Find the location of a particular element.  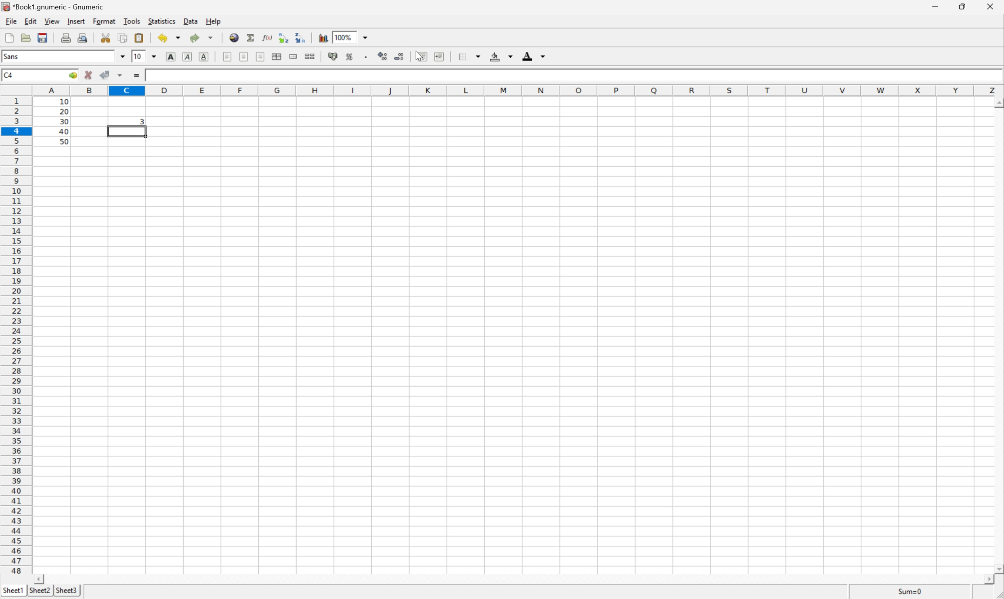

Paste the clipboard is located at coordinates (139, 38).